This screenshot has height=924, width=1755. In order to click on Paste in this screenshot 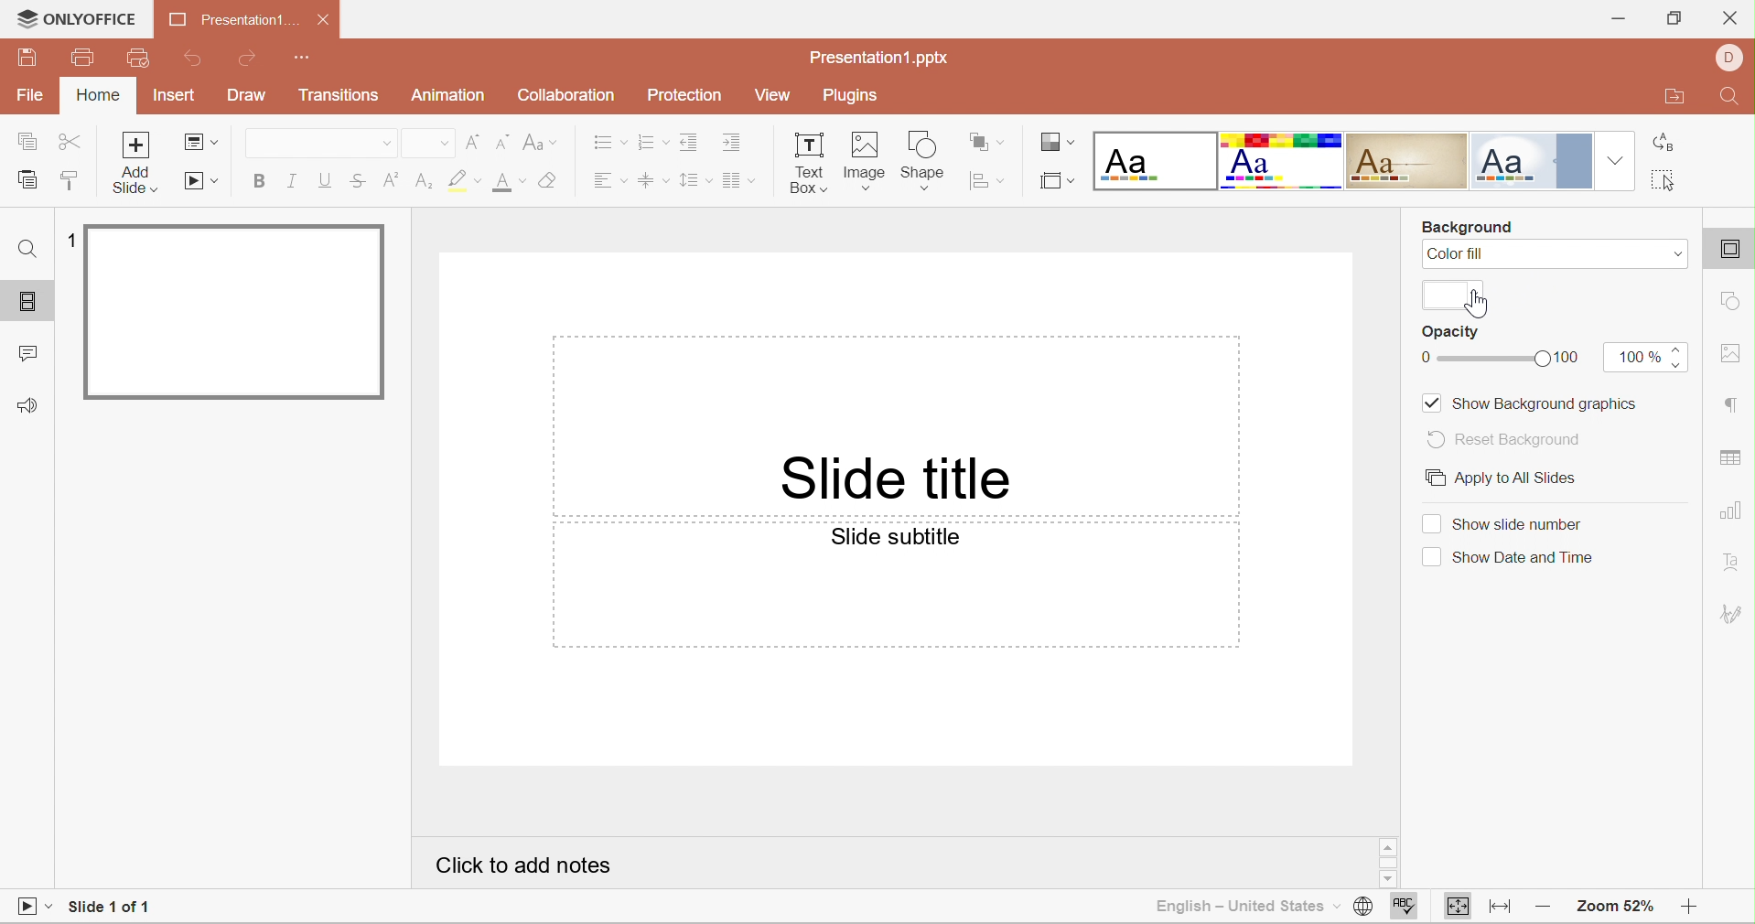, I will do `click(26, 181)`.